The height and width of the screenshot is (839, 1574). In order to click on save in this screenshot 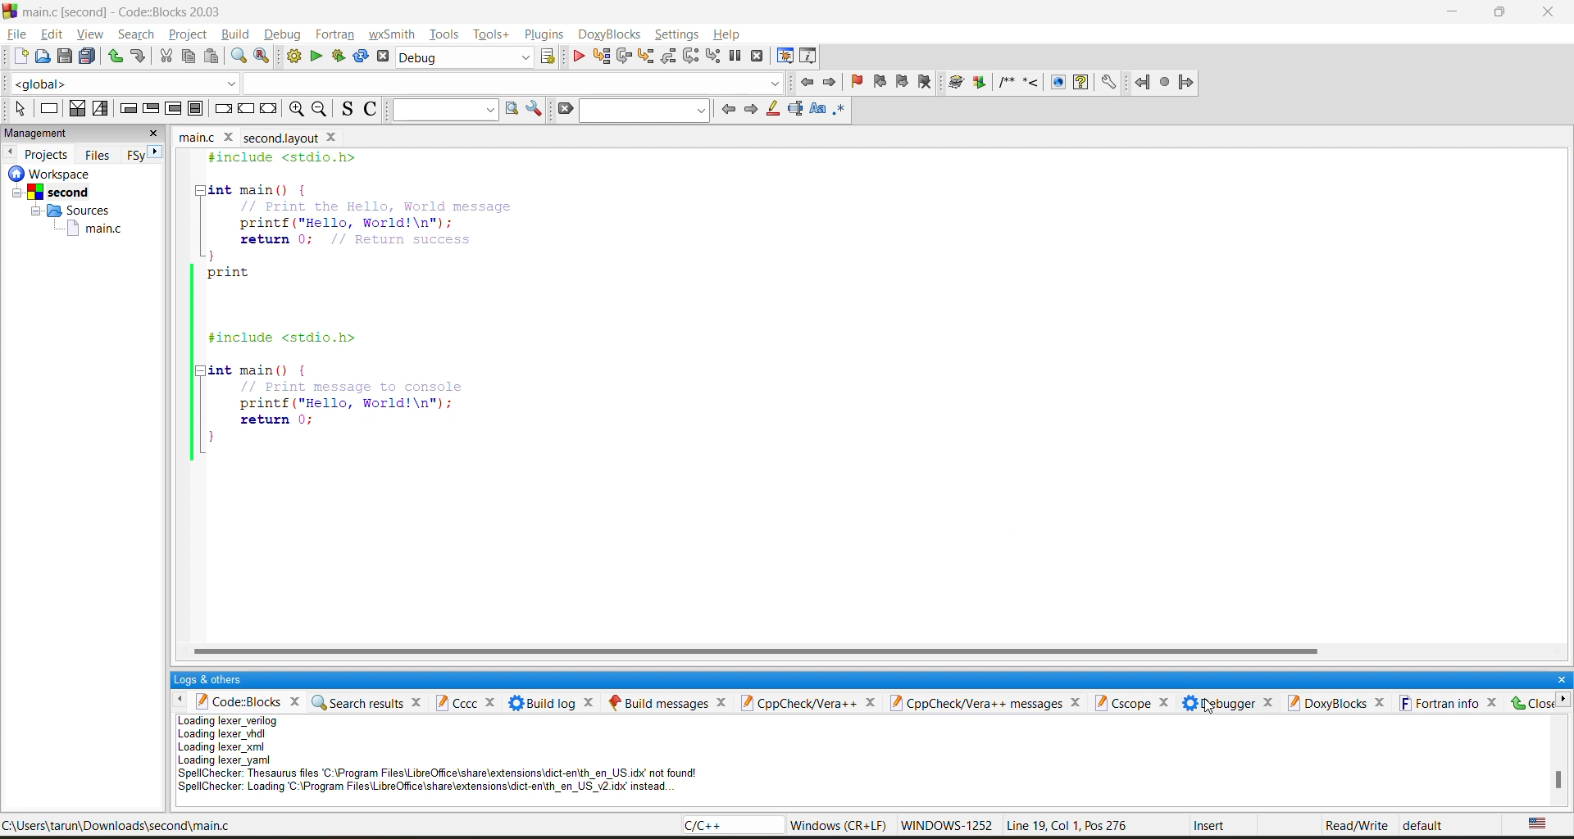, I will do `click(63, 57)`.